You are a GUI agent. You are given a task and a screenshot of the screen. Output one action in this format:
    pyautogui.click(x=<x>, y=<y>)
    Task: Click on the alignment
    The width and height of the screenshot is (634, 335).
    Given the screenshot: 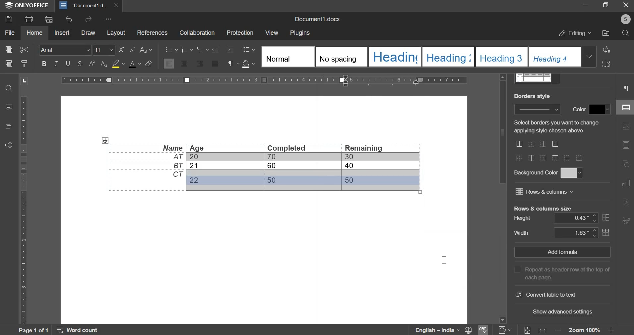 What is the action you would take?
    pyautogui.click(x=9, y=127)
    